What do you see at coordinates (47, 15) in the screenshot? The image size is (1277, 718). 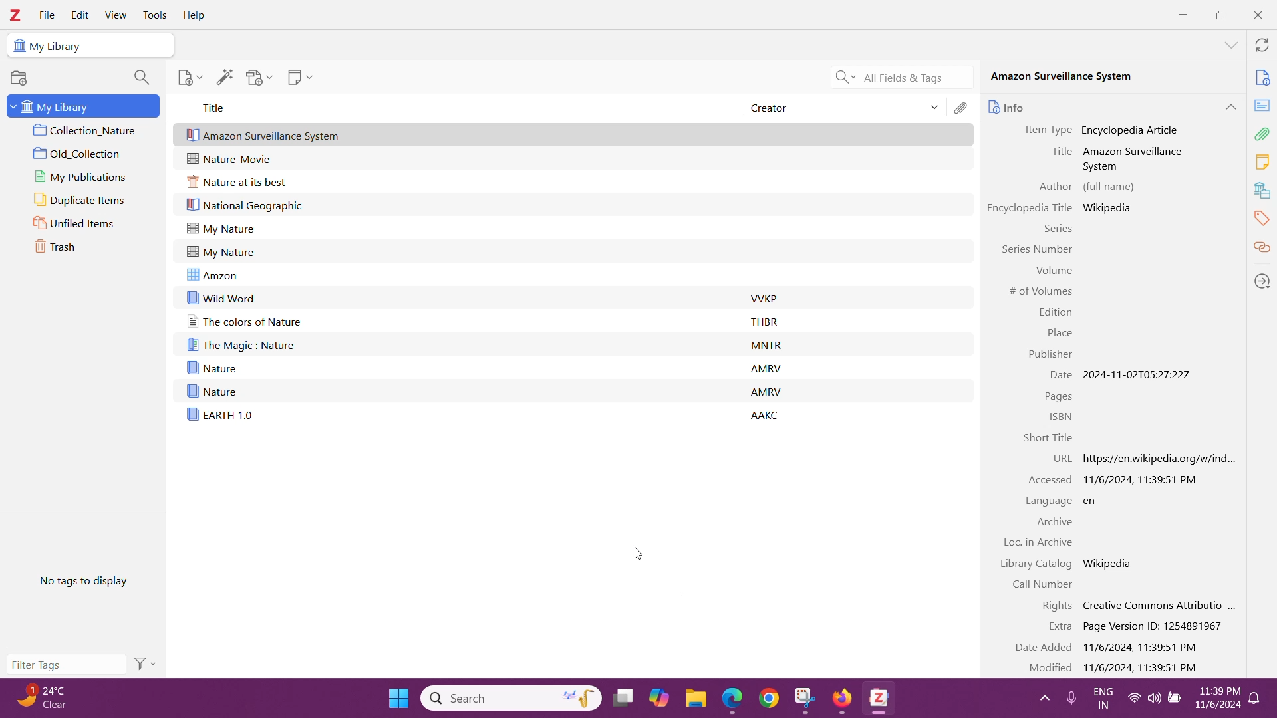 I see `File` at bounding box center [47, 15].